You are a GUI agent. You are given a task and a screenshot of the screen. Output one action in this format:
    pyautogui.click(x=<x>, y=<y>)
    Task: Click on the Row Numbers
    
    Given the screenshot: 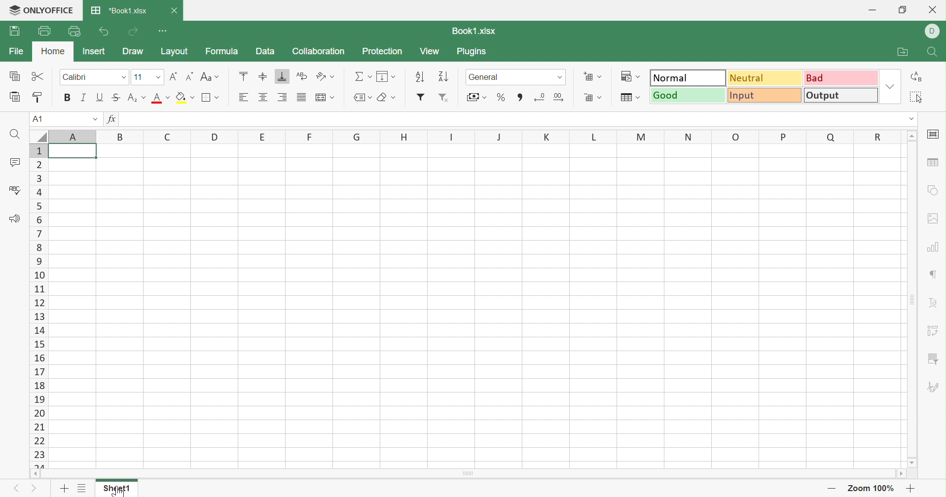 What is the action you would take?
    pyautogui.click(x=39, y=306)
    